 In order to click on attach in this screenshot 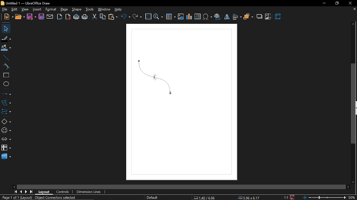, I will do `click(50, 17)`.